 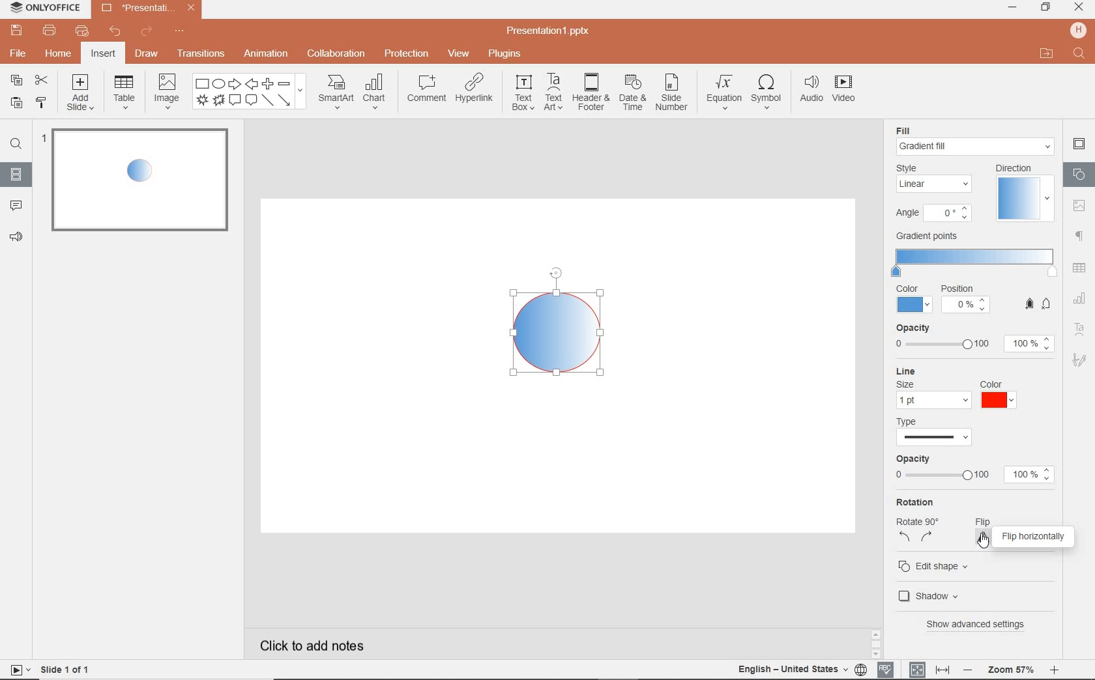 What do you see at coordinates (794, 670) in the screenshot?
I see `text language` at bounding box center [794, 670].